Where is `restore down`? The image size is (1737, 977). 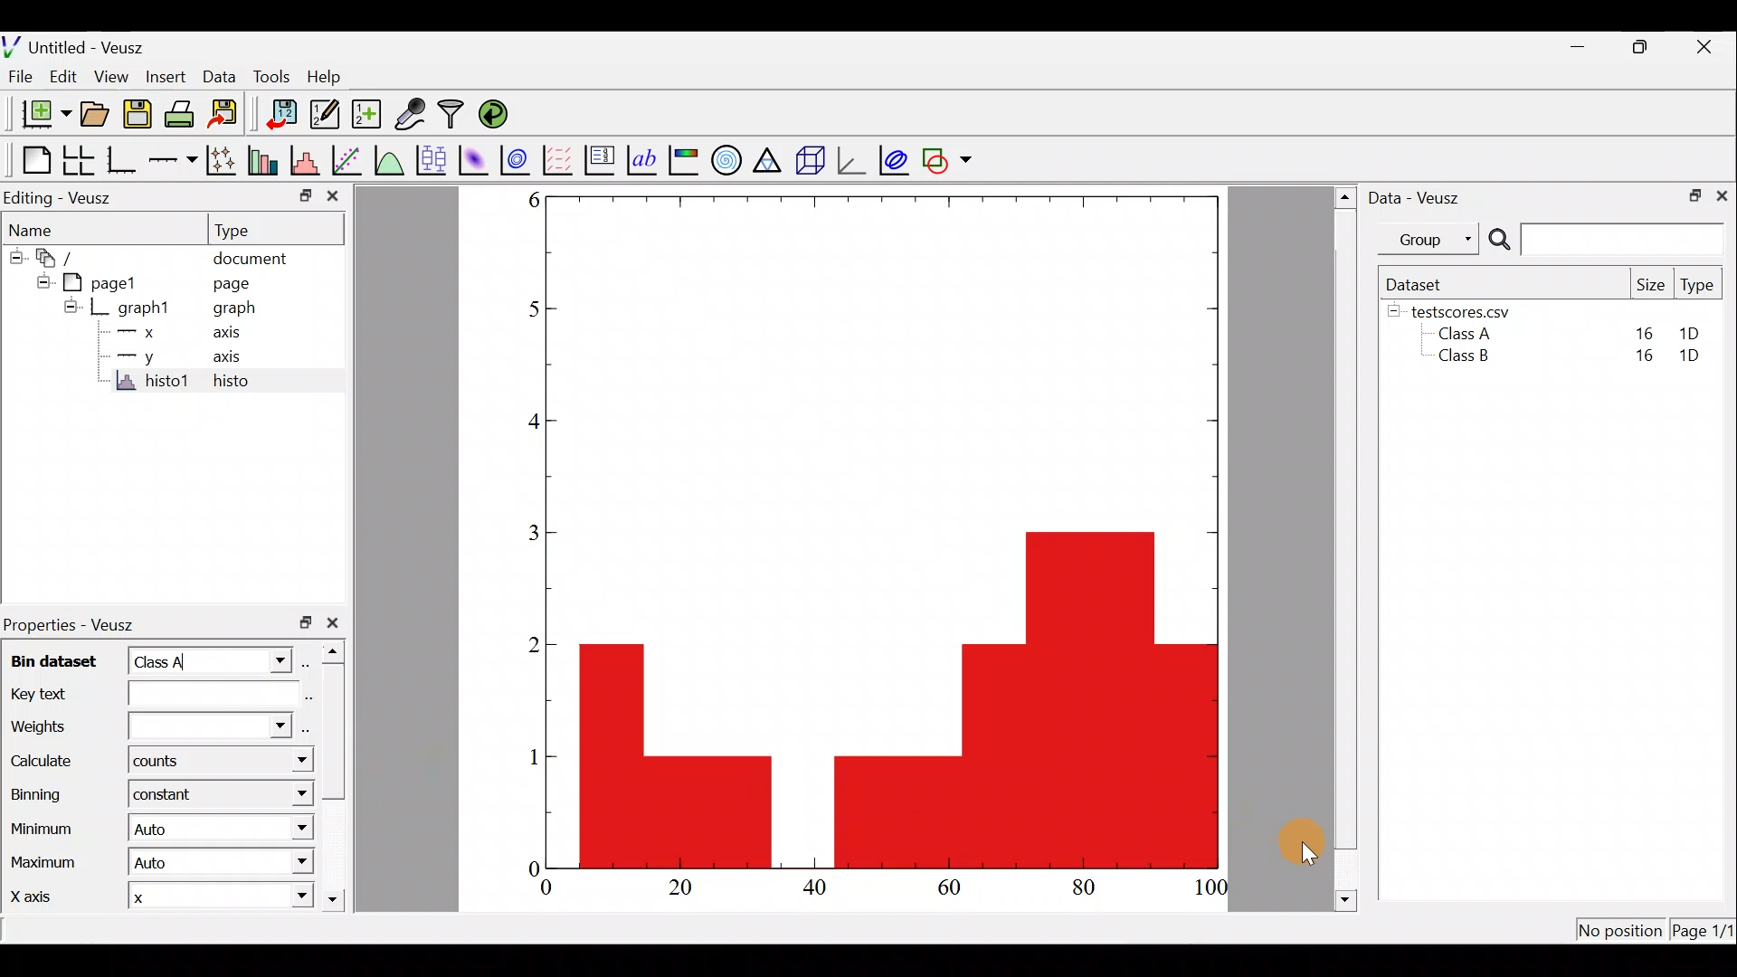
restore down is located at coordinates (298, 194).